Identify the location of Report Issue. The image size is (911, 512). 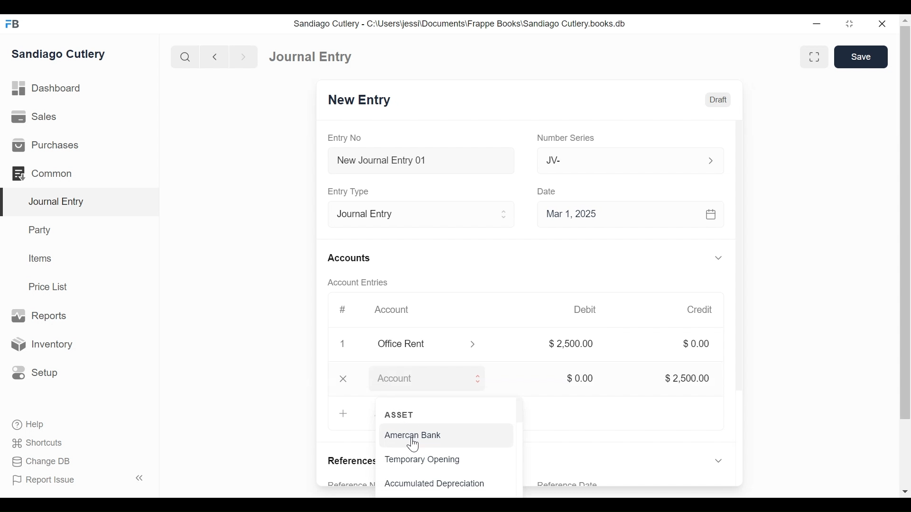
(47, 481).